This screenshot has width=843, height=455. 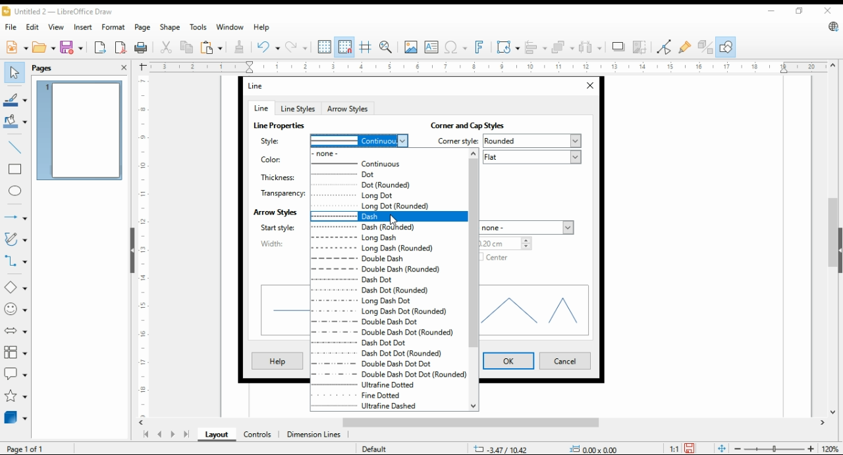 I want to click on page, so click(x=144, y=27).